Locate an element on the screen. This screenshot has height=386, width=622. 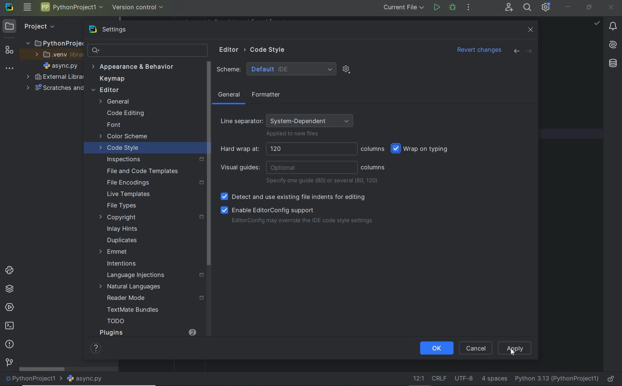
Enable EditorConfig support is located at coordinates (268, 210).